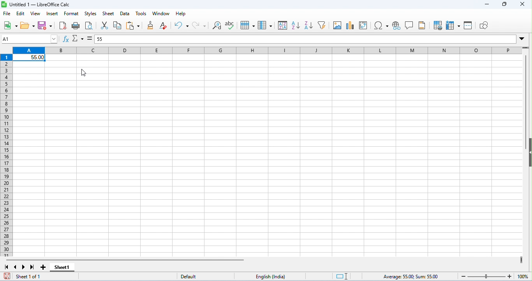 Image resolution: width=532 pixels, height=281 pixels. What do you see at coordinates (522, 4) in the screenshot?
I see `close` at bounding box center [522, 4].